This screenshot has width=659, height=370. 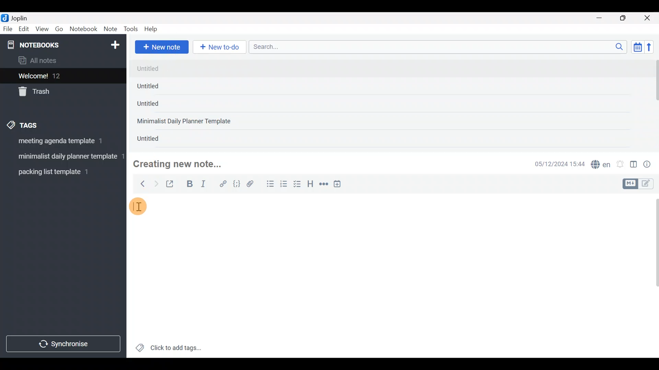 What do you see at coordinates (140, 183) in the screenshot?
I see `Back` at bounding box center [140, 183].